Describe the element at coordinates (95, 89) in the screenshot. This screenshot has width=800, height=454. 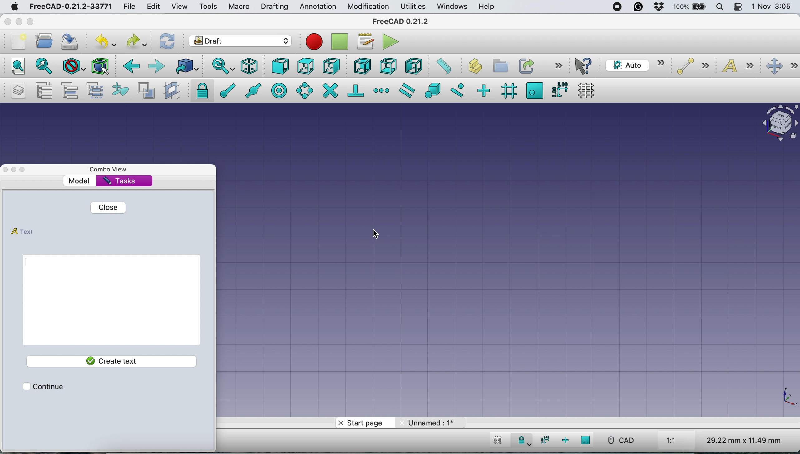
I see `select group` at that location.